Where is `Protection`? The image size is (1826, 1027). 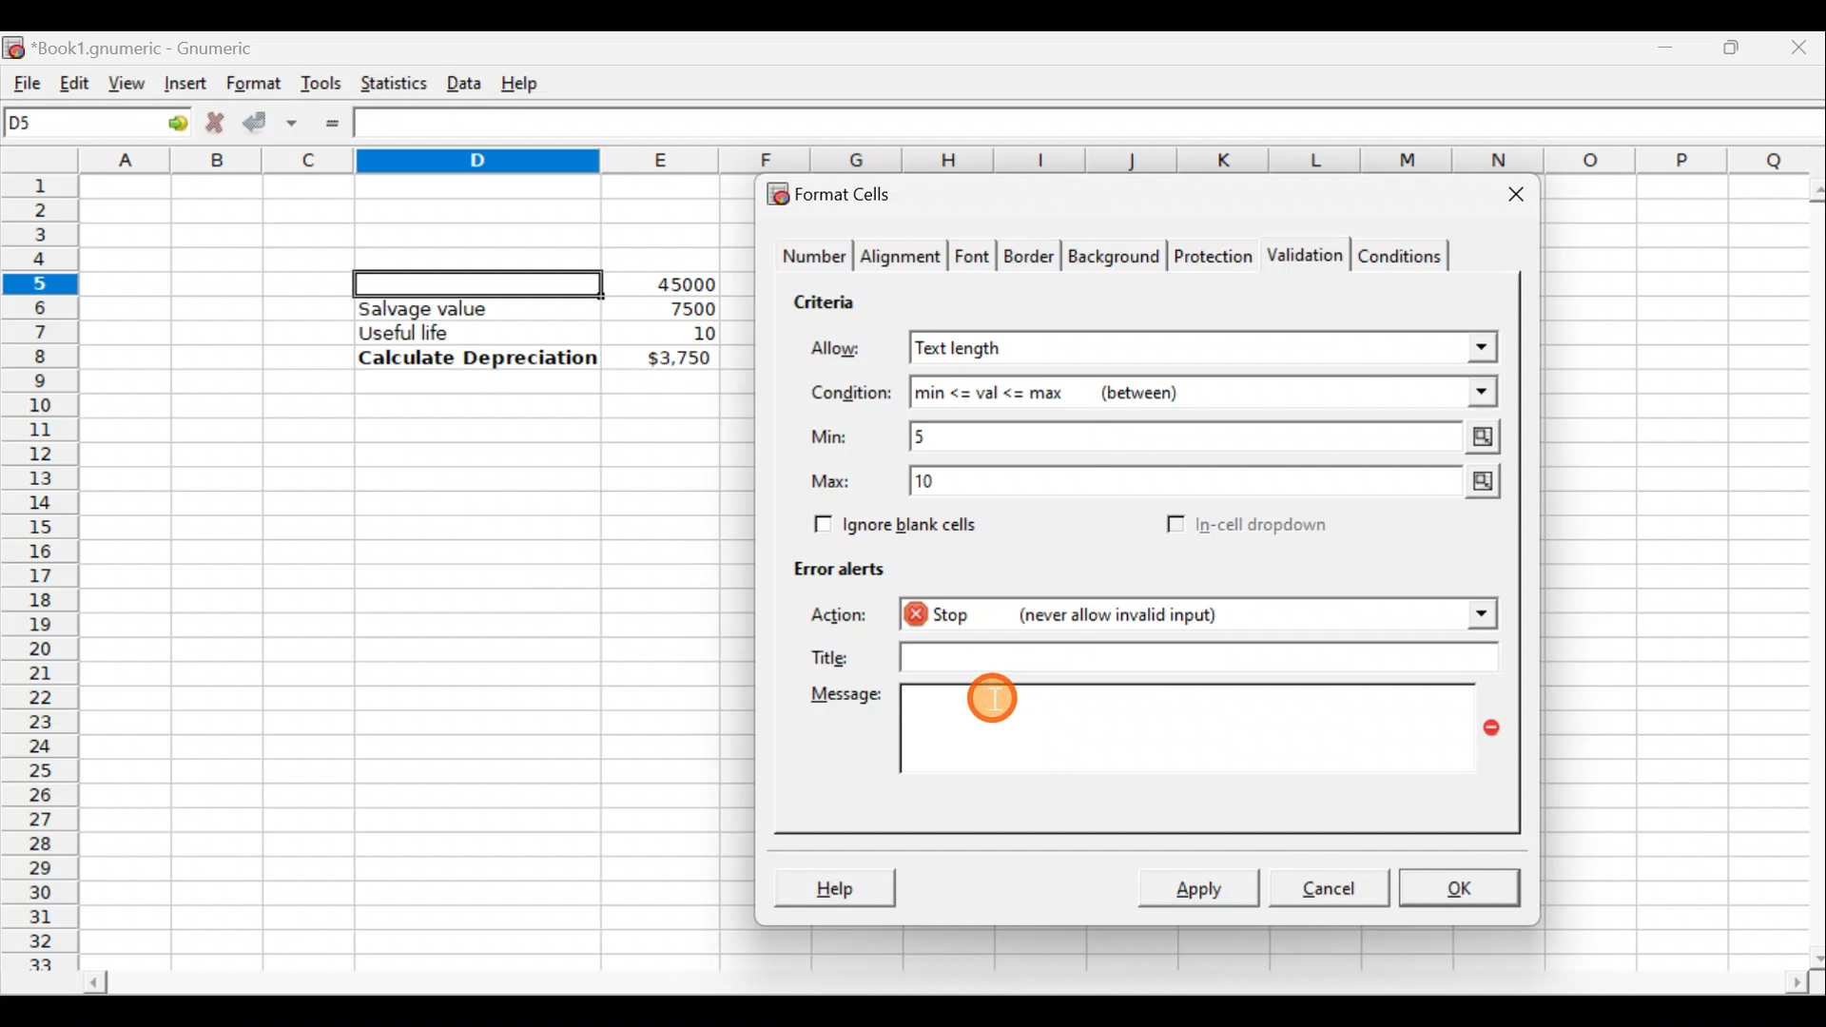
Protection is located at coordinates (1208, 254).